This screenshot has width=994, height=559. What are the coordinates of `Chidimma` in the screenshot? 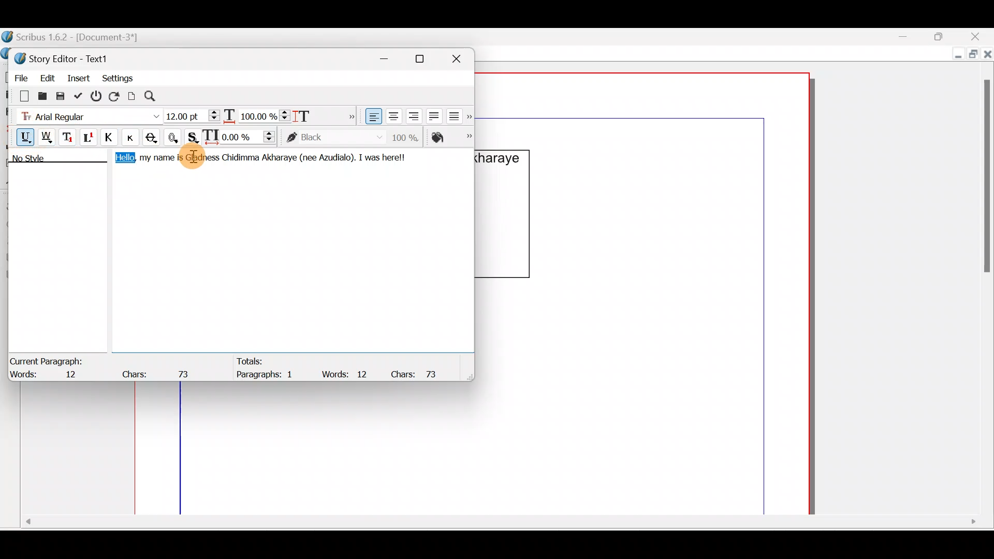 It's located at (240, 159).